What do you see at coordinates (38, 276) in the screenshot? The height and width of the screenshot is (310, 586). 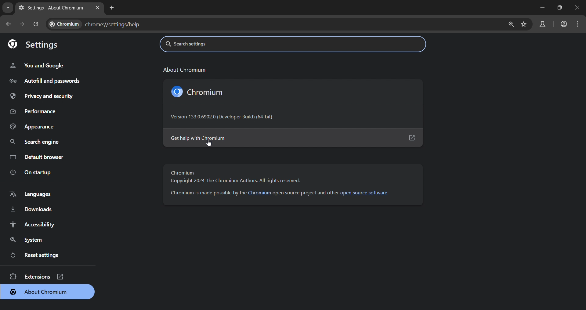 I see `extensions` at bounding box center [38, 276].